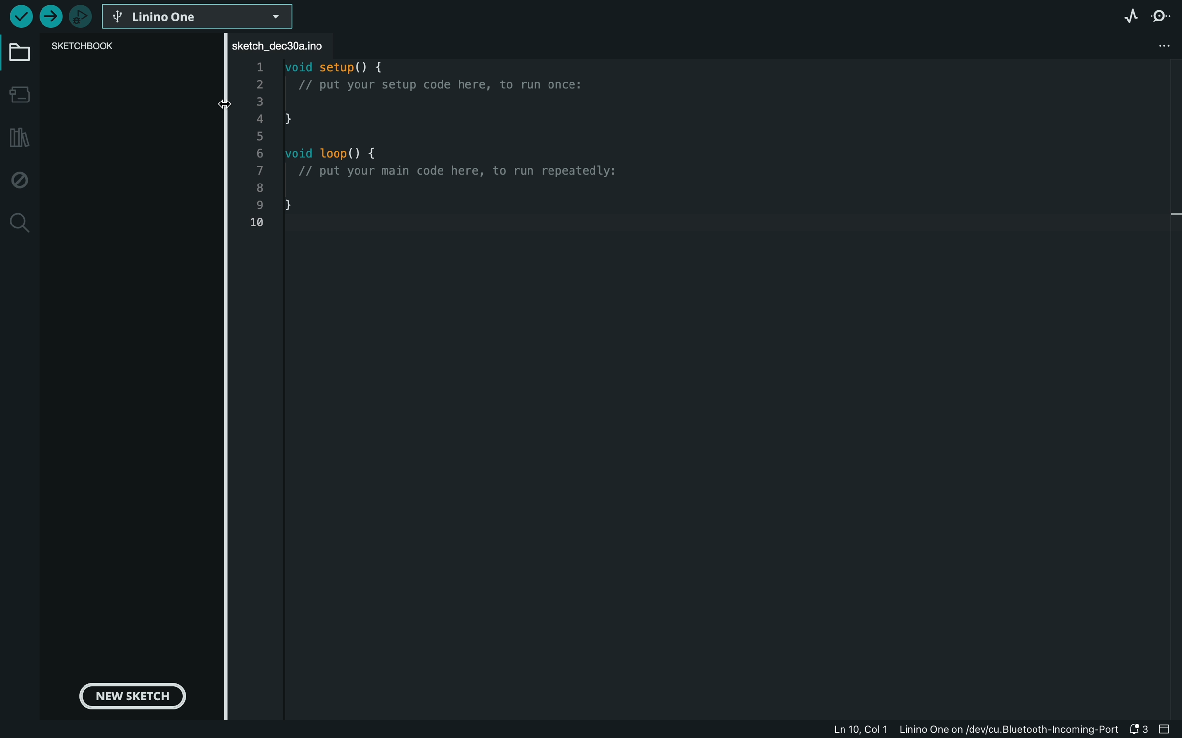  What do you see at coordinates (202, 18) in the screenshot?
I see `select board` at bounding box center [202, 18].